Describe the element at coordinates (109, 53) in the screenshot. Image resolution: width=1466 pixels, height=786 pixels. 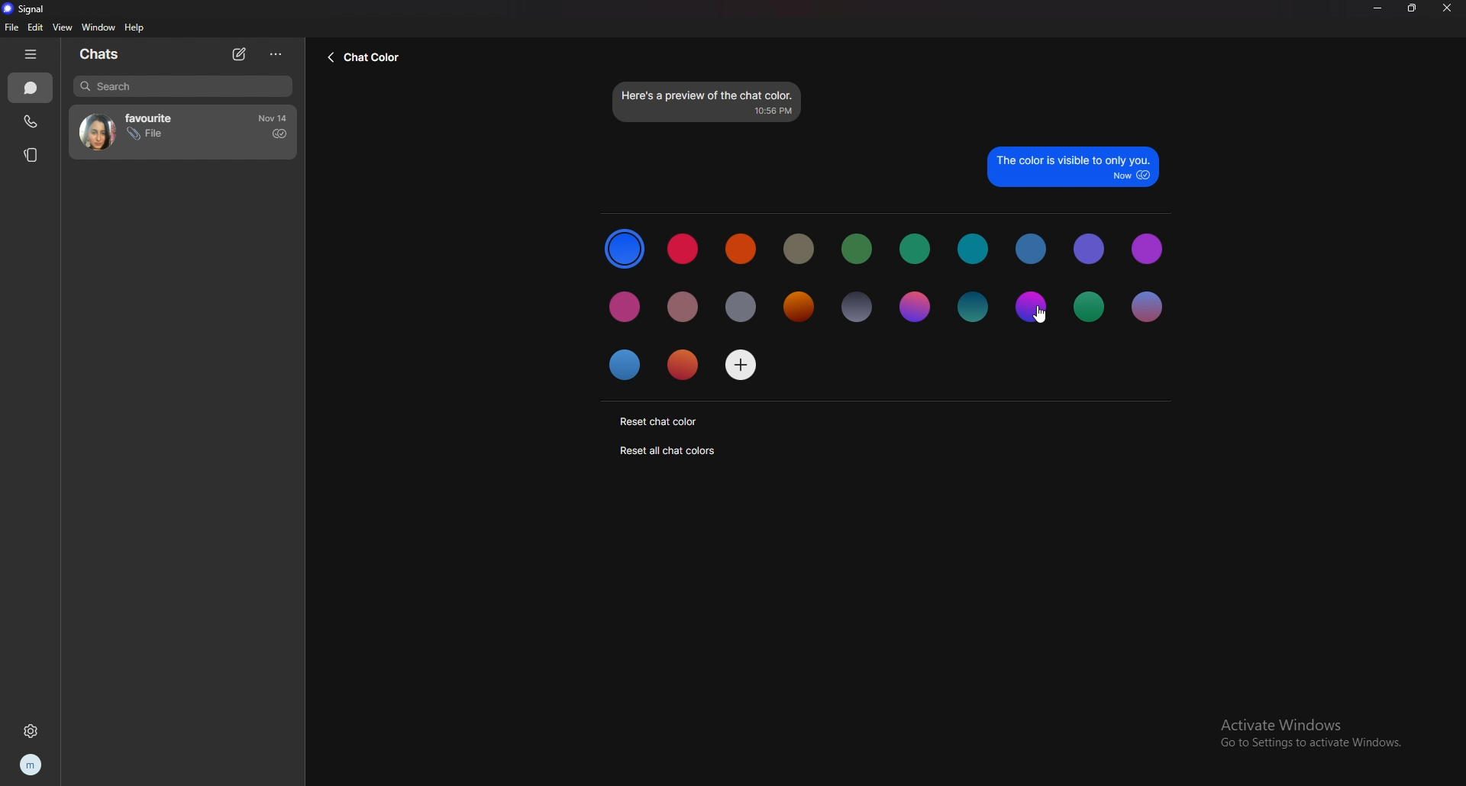
I see `chats` at that location.